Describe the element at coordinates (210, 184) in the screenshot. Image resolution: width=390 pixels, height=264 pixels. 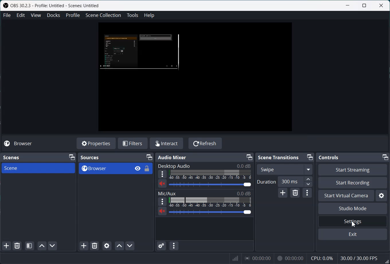
I see `Volume Adjuster` at that location.